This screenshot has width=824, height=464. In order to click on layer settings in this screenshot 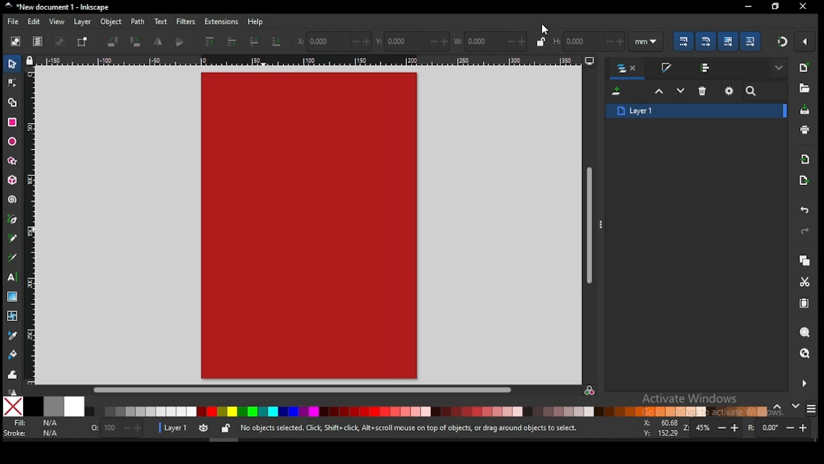, I will do `click(196, 429)`.